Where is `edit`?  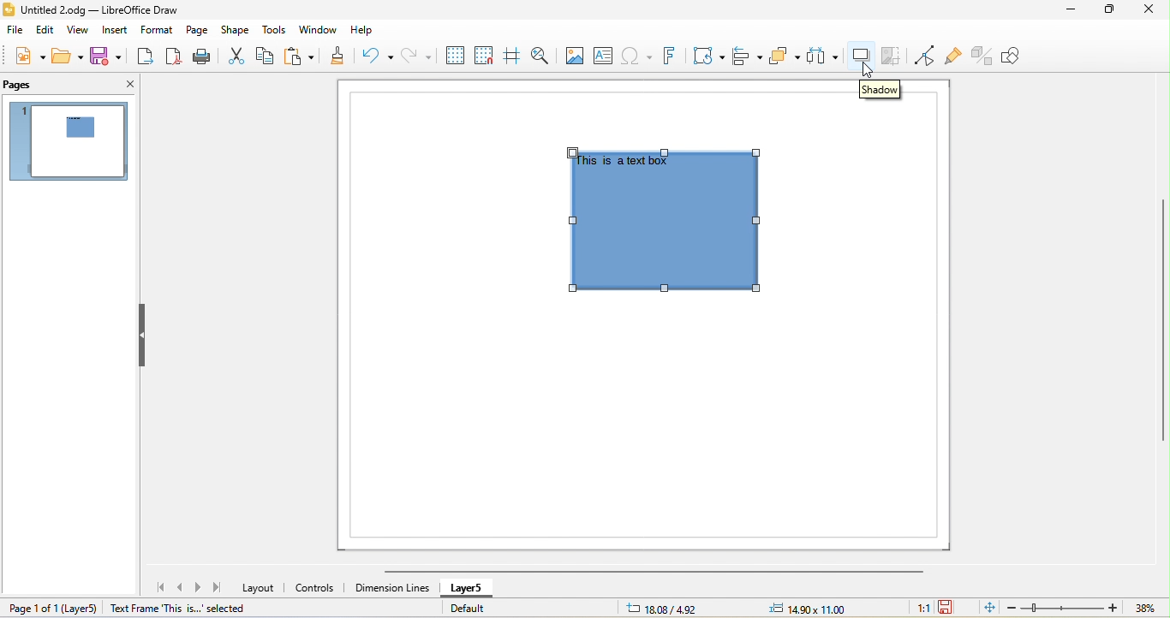 edit is located at coordinates (47, 32).